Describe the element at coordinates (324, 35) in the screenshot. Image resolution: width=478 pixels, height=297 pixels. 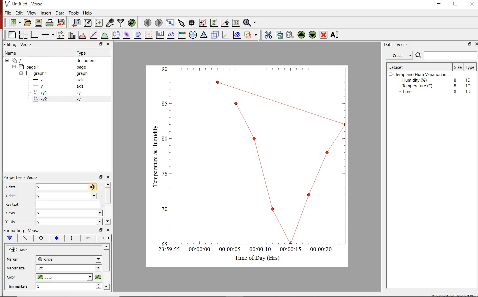
I see `Remove the selected widget` at that location.